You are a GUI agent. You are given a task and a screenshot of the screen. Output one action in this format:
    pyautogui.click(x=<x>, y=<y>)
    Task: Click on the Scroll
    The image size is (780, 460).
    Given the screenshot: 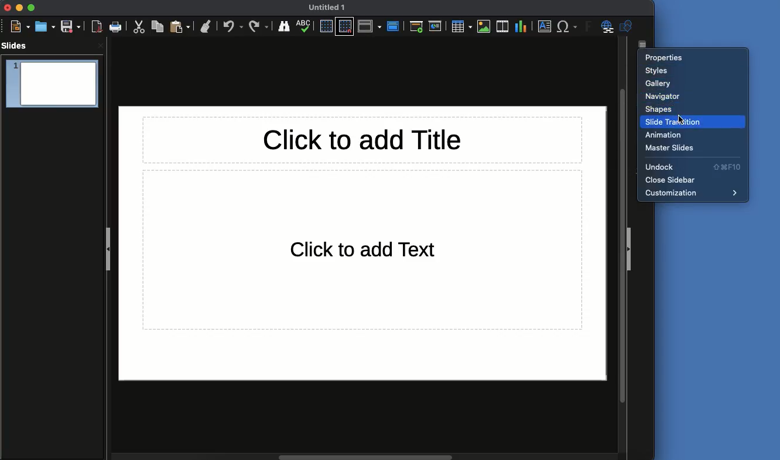 What is the action you would take?
    pyautogui.click(x=363, y=455)
    